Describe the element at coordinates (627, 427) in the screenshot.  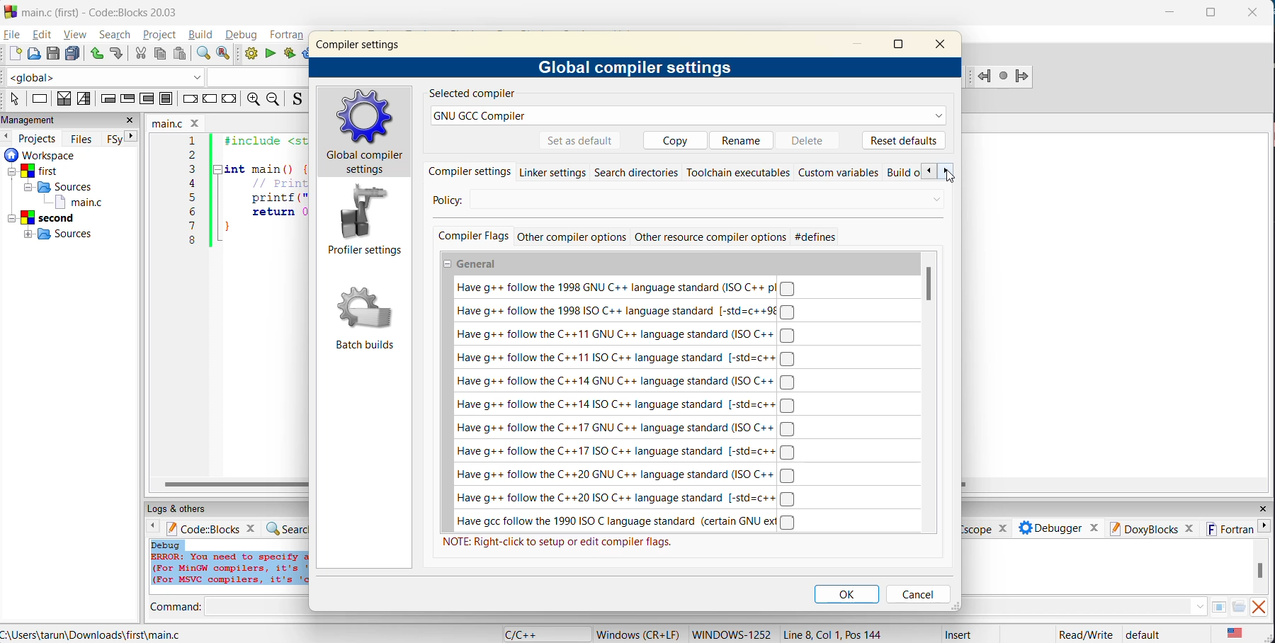
I see `Have g++ follow the C++17 GNU C++ language standard (ISO C++` at that location.